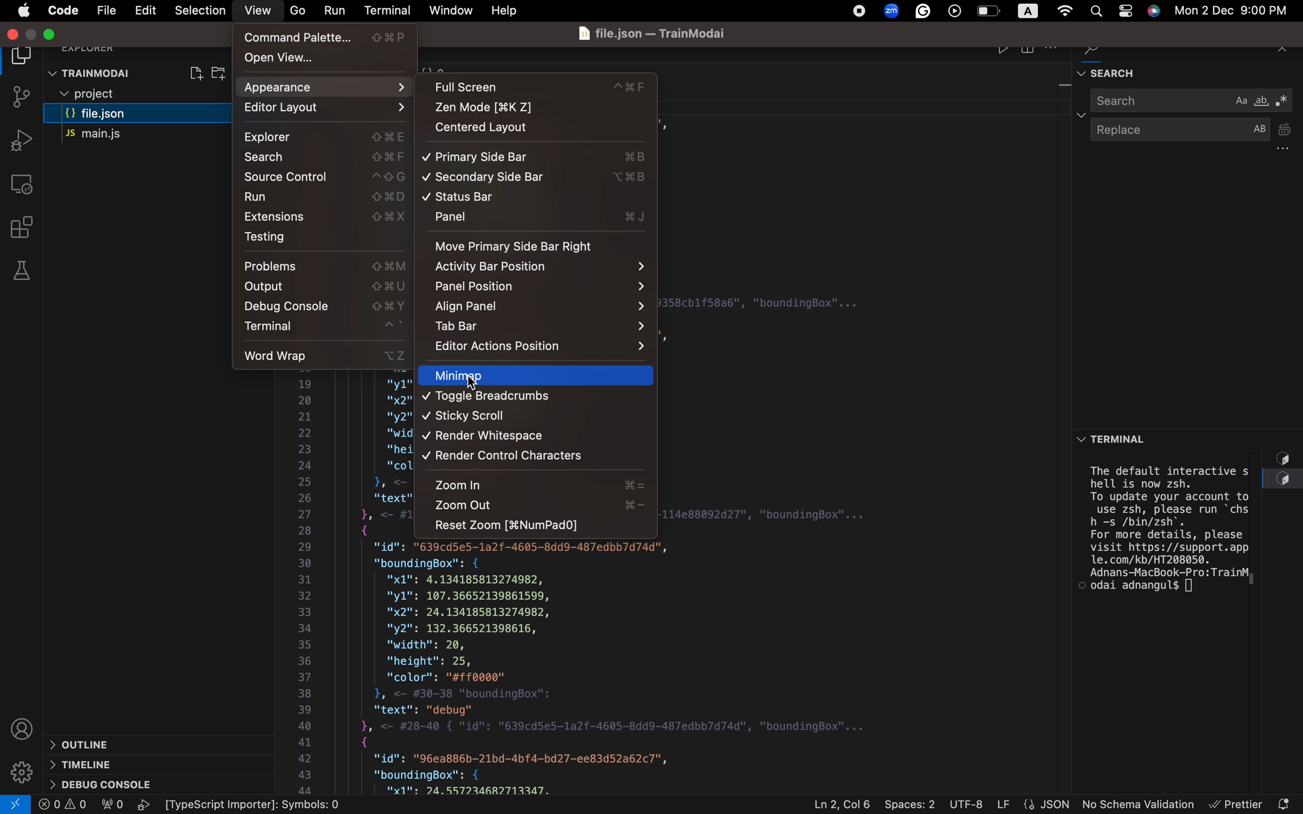 The image size is (1303, 814). Describe the element at coordinates (52, 35) in the screenshot. I see `minimize` at that location.